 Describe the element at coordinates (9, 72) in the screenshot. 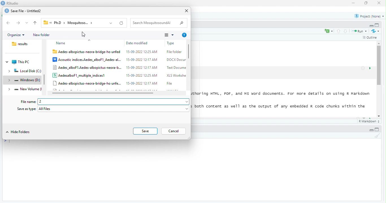

I see `expand` at that location.